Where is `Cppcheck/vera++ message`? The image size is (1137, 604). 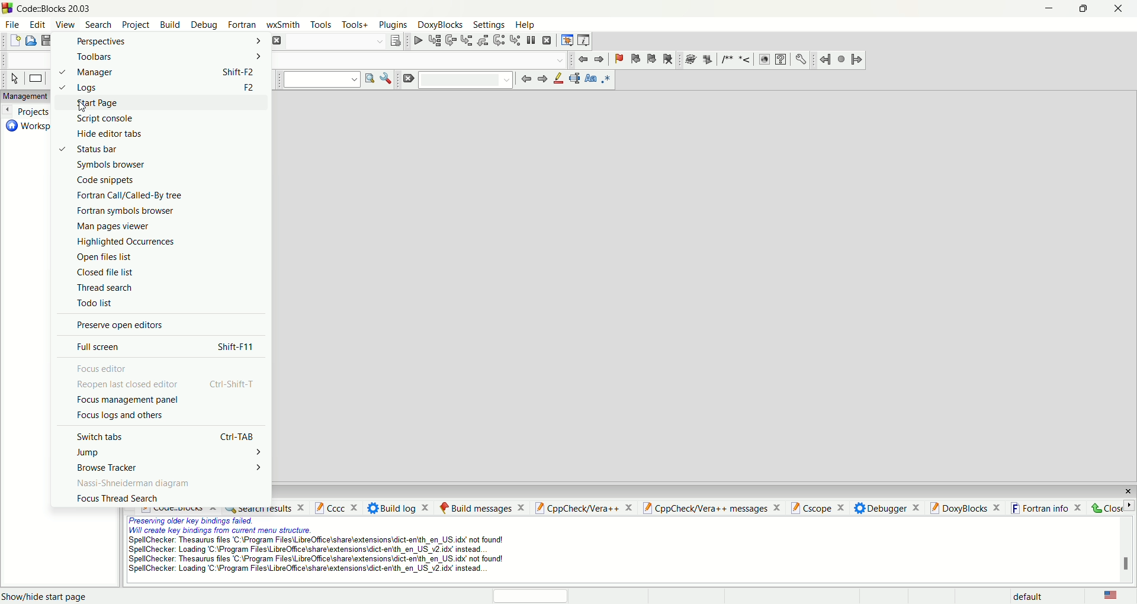
Cppcheck/vera++ message is located at coordinates (711, 509).